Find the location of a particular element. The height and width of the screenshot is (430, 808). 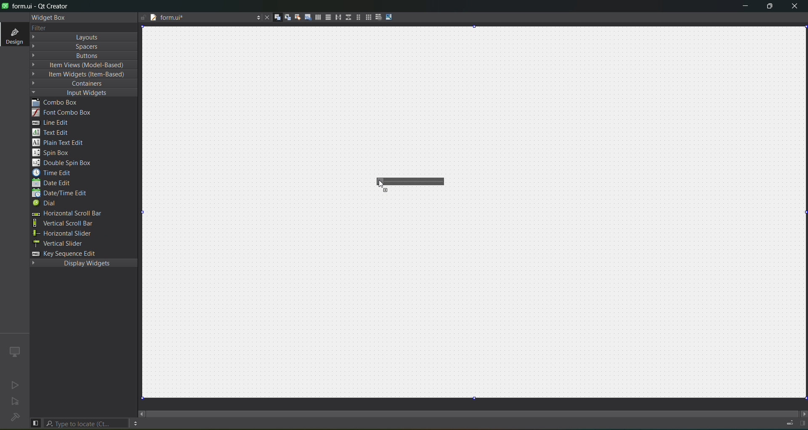

icon is located at coordinates (14, 351).